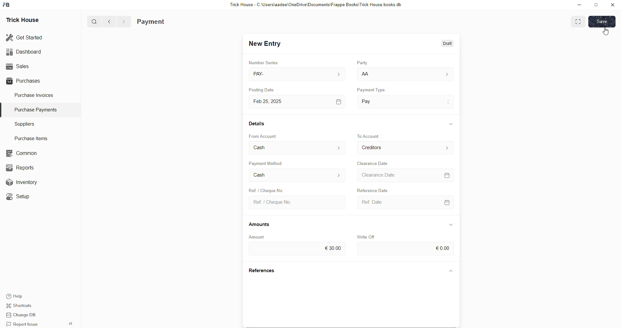 Image resolution: width=621 pixels, height=328 pixels. Describe the element at coordinates (259, 125) in the screenshot. I see `Details` at that location.